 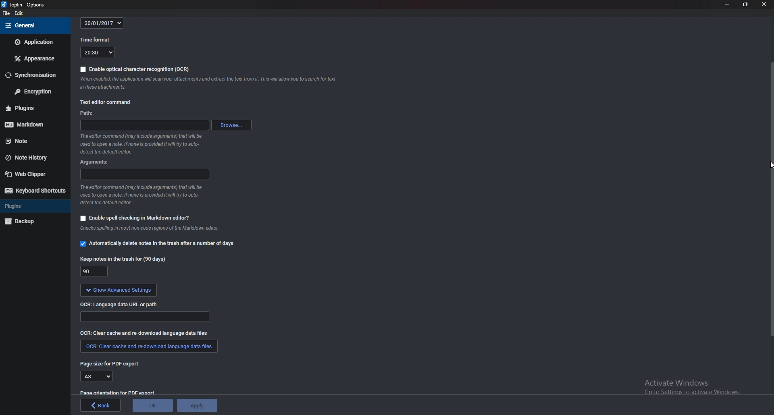 I want to click on Back up, so click(x=35, y=222).